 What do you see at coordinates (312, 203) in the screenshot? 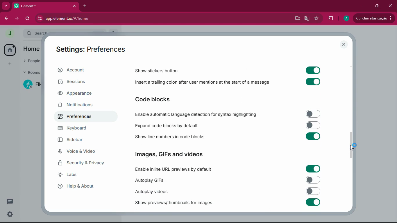
I see `Toggle on` at bounding box center [312, 203].